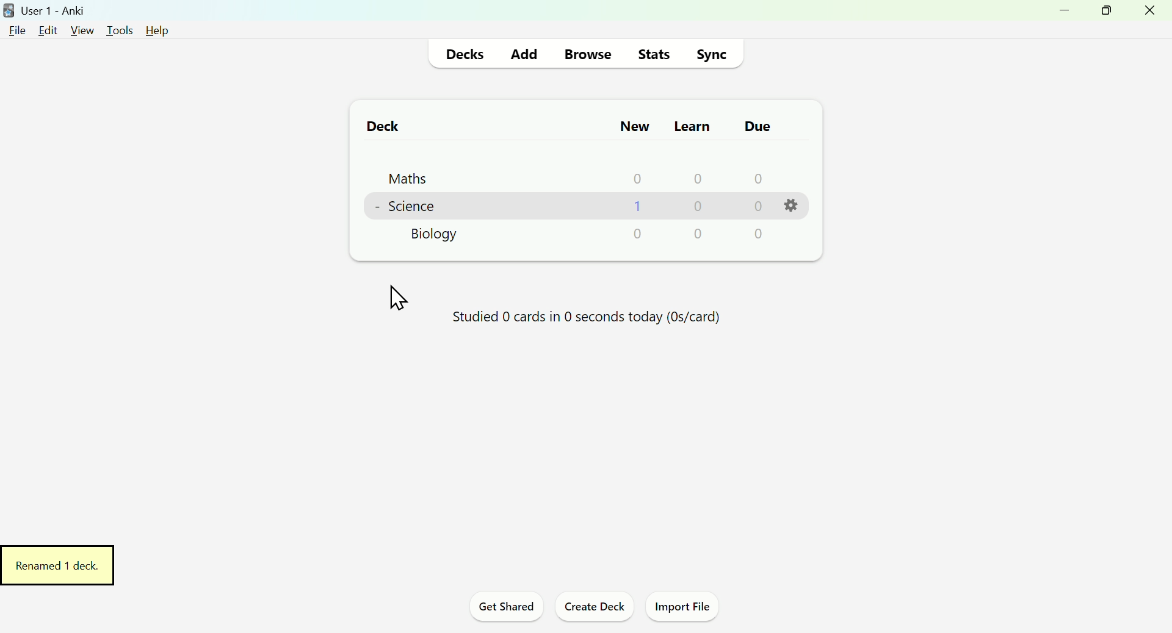 The image size is (1172, 633). What do you see at coordinates (633, 126) in the screenshot?
I see `New` at bounding box center [633, 126].